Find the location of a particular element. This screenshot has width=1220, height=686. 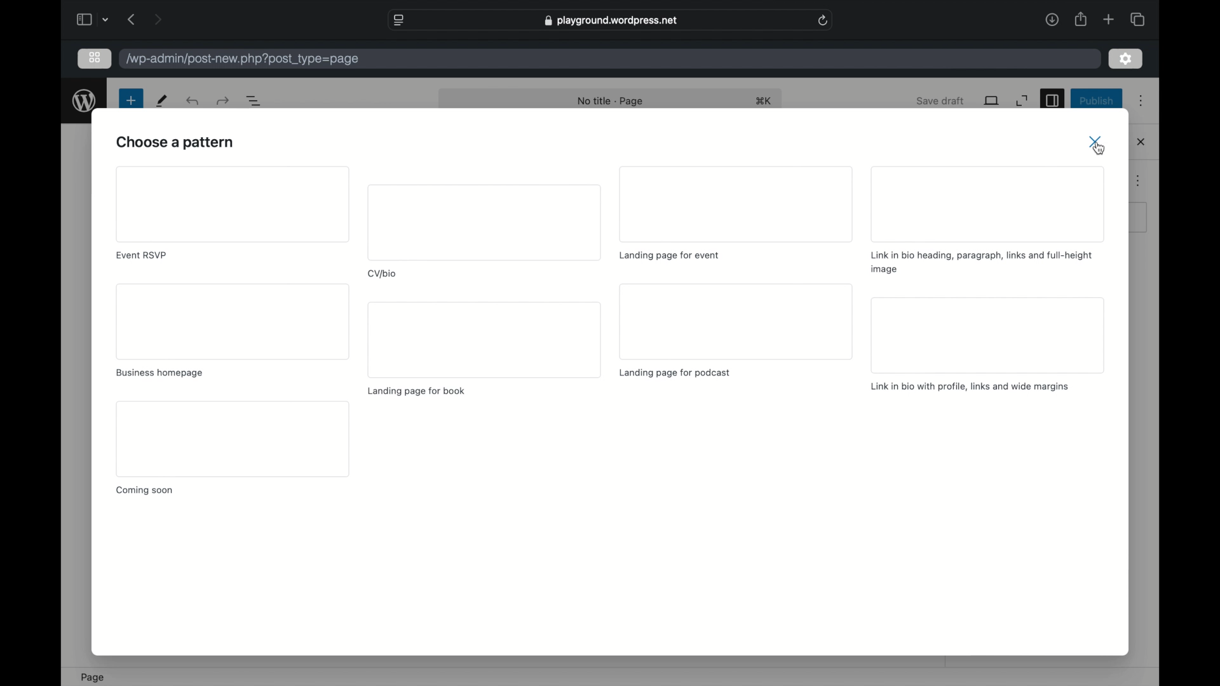

event rsvp is located at coordinates (141, 255).